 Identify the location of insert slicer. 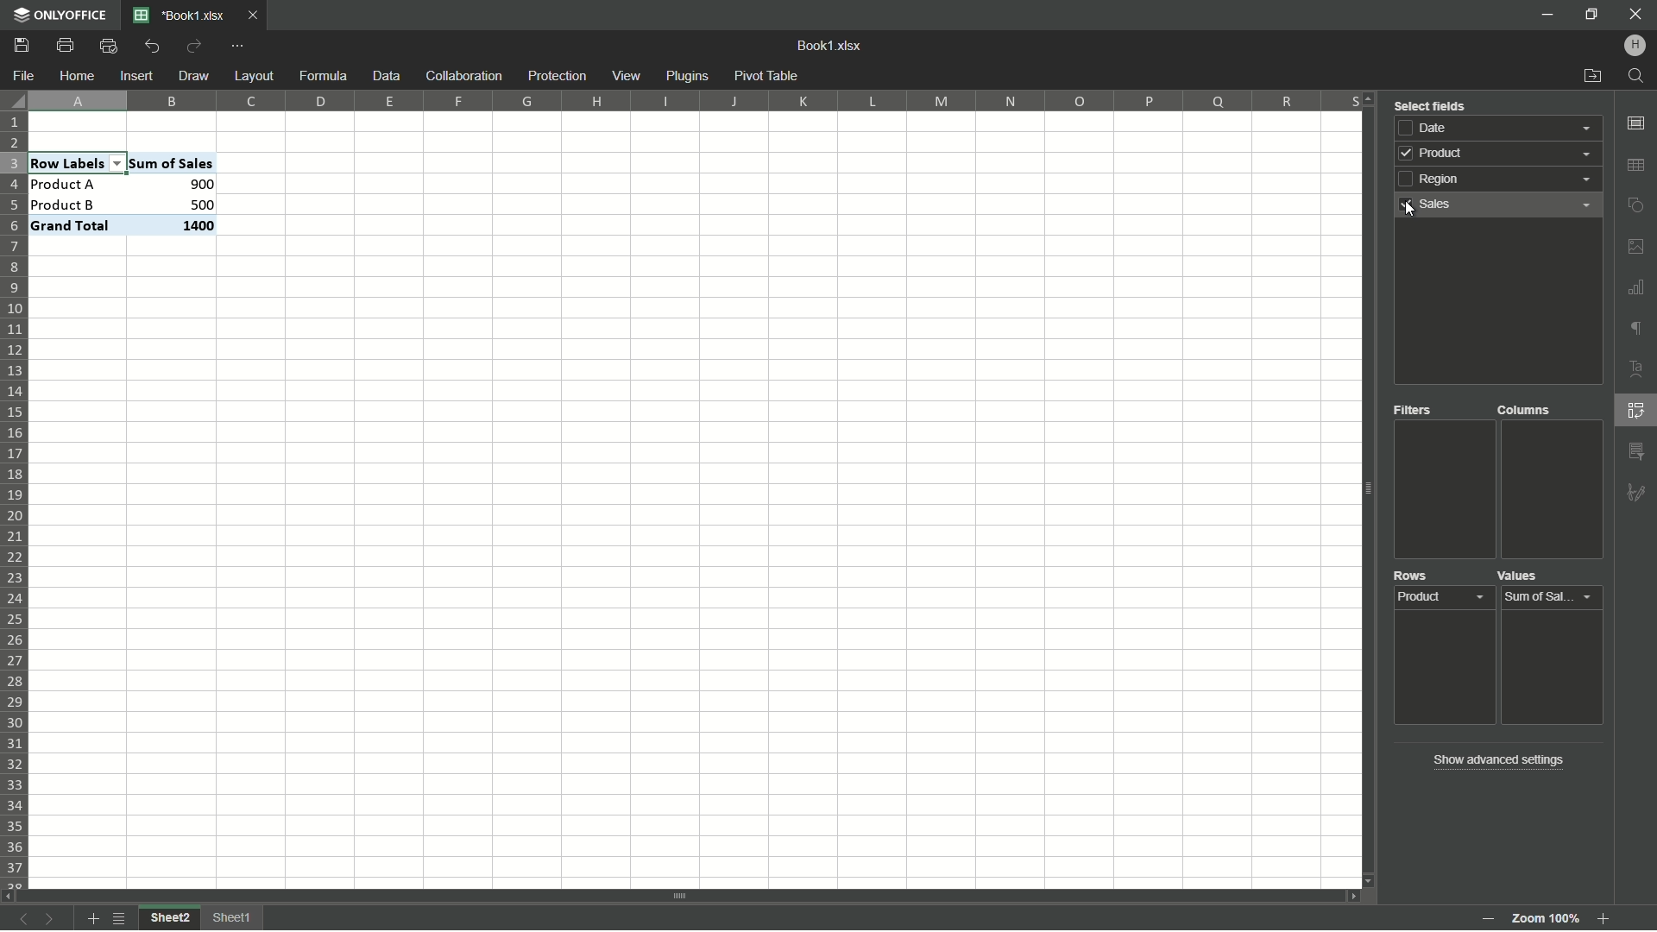
(1636, 450).